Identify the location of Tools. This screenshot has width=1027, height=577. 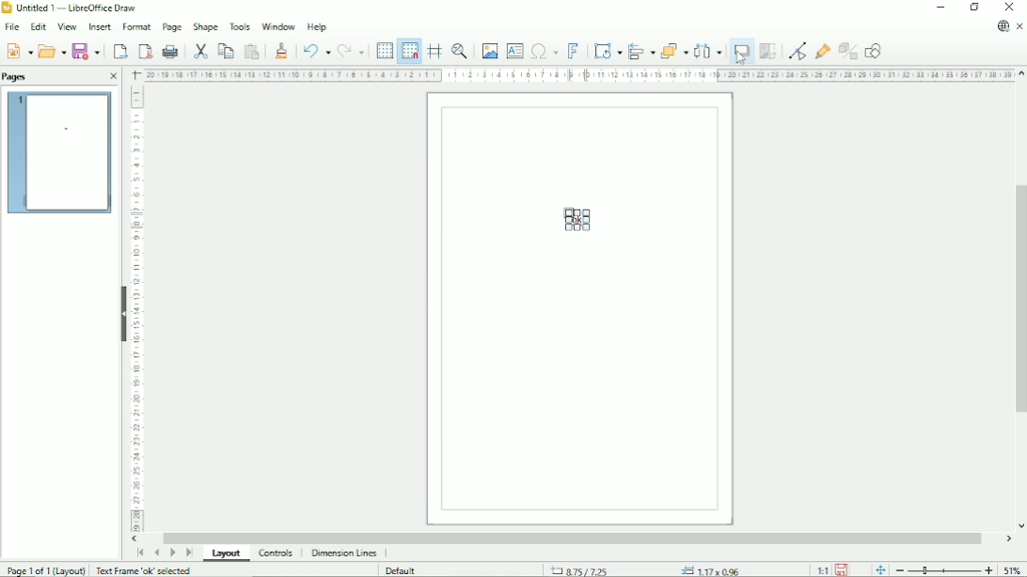
(239, 26).